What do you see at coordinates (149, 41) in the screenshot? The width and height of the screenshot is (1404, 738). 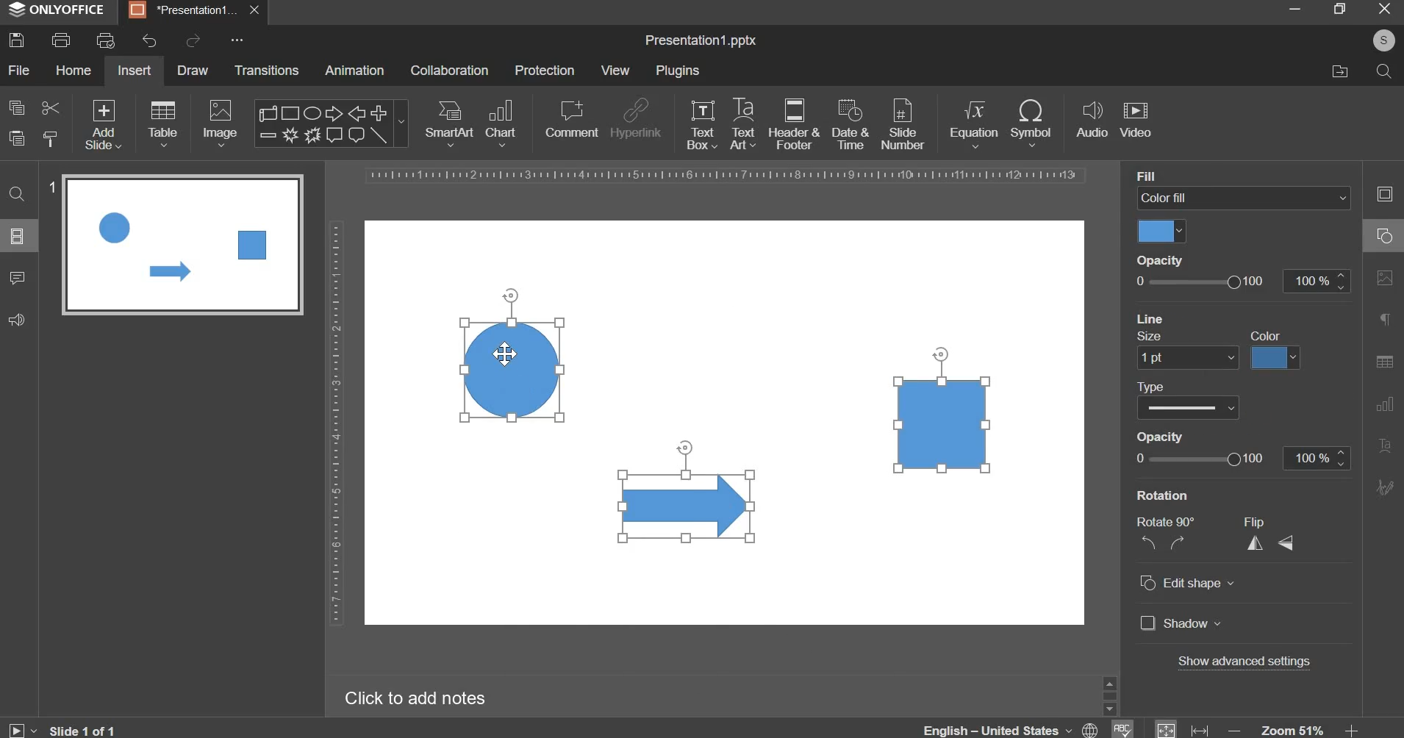 I see `undo` at bounding box center [149, 41].